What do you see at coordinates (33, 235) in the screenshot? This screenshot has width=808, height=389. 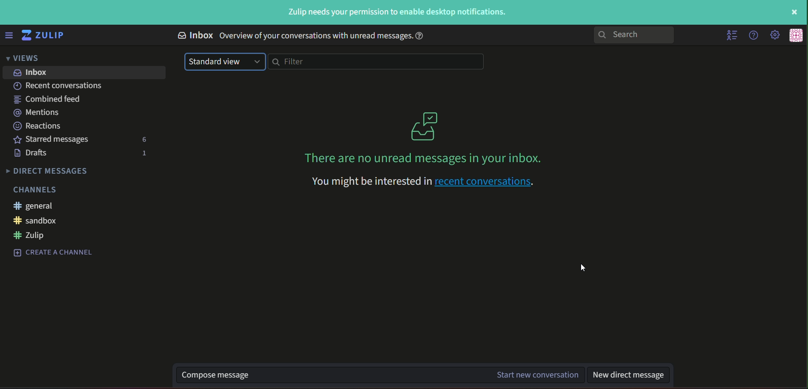 I see `#zulip` at bounding box center [33, 235].